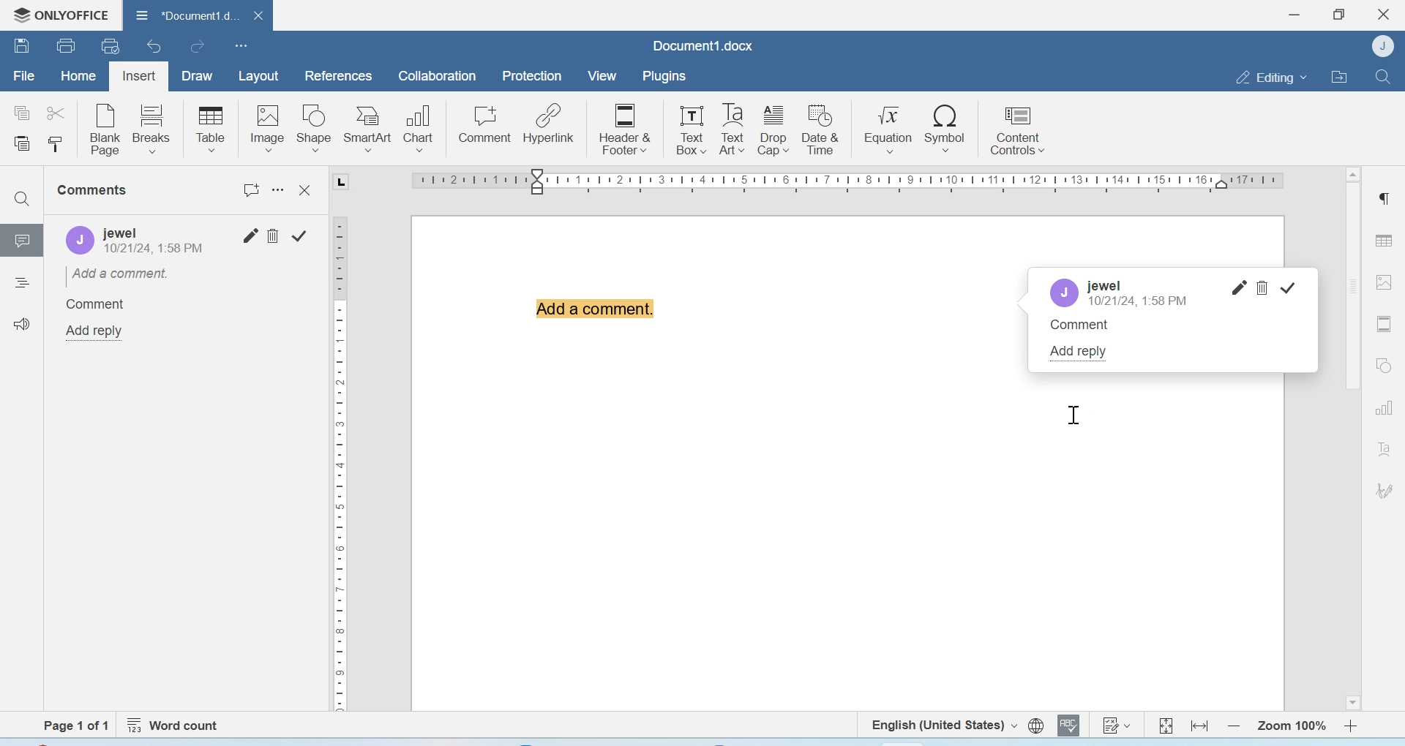 Image resolution: width=1405 pixels, height=746 pixels. What do you see at coordinates (1142, 303) in the screenshot?
I see `Date, Time` at bounding box center [1142, 303].